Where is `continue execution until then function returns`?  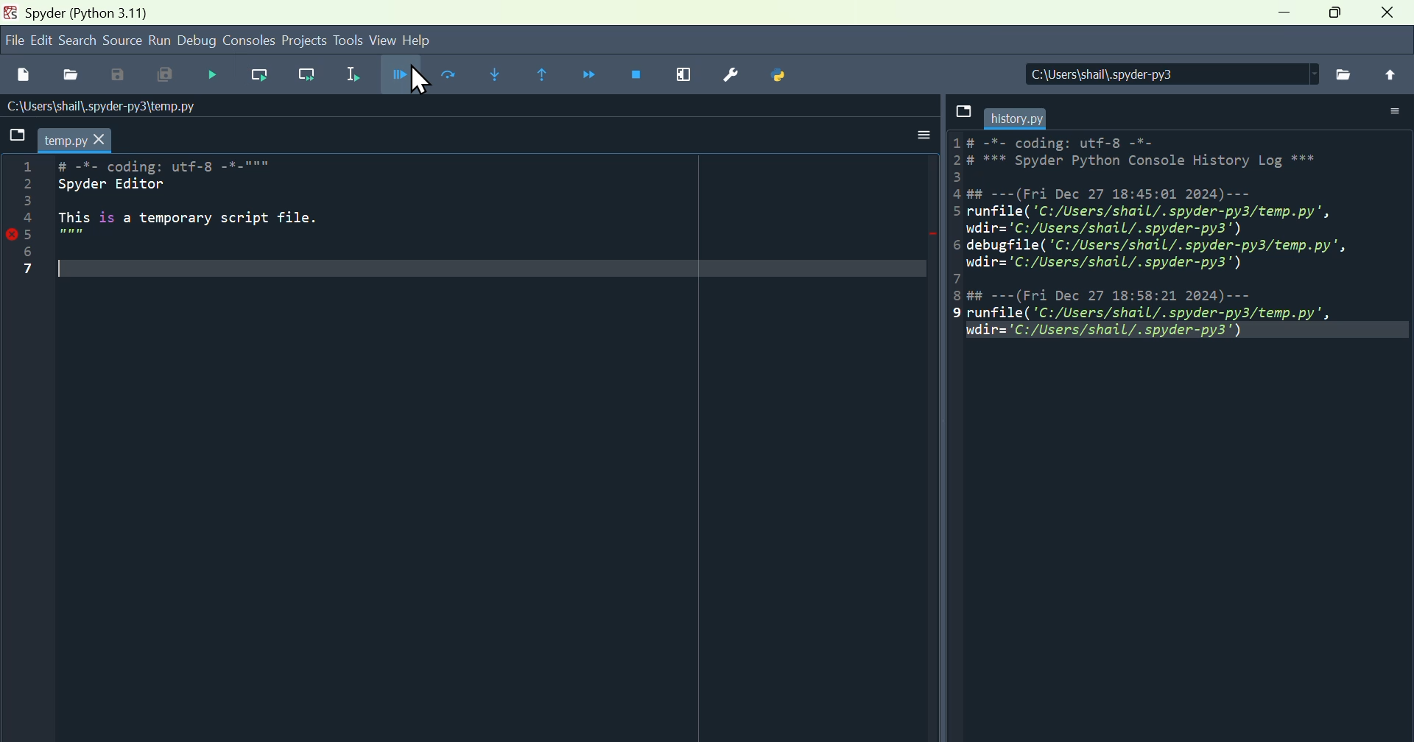 continue execution until then function returns is located at coordinates (548, 75).